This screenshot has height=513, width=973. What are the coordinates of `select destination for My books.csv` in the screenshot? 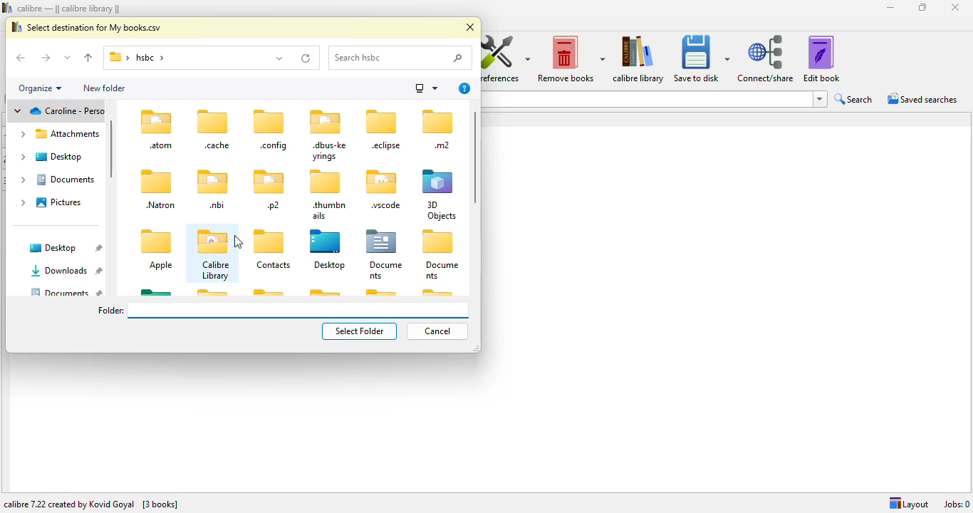 It's located at (87, 26).